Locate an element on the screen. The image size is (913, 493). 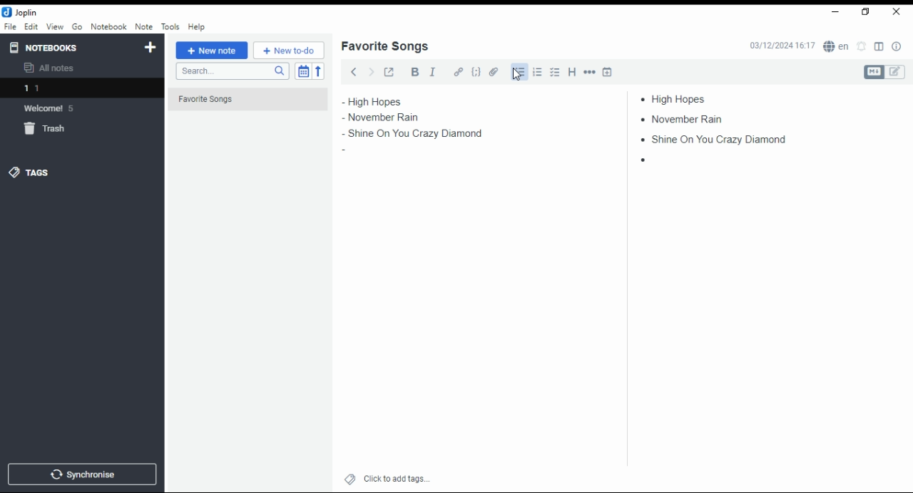
tools is located at coordinates (171, 27).